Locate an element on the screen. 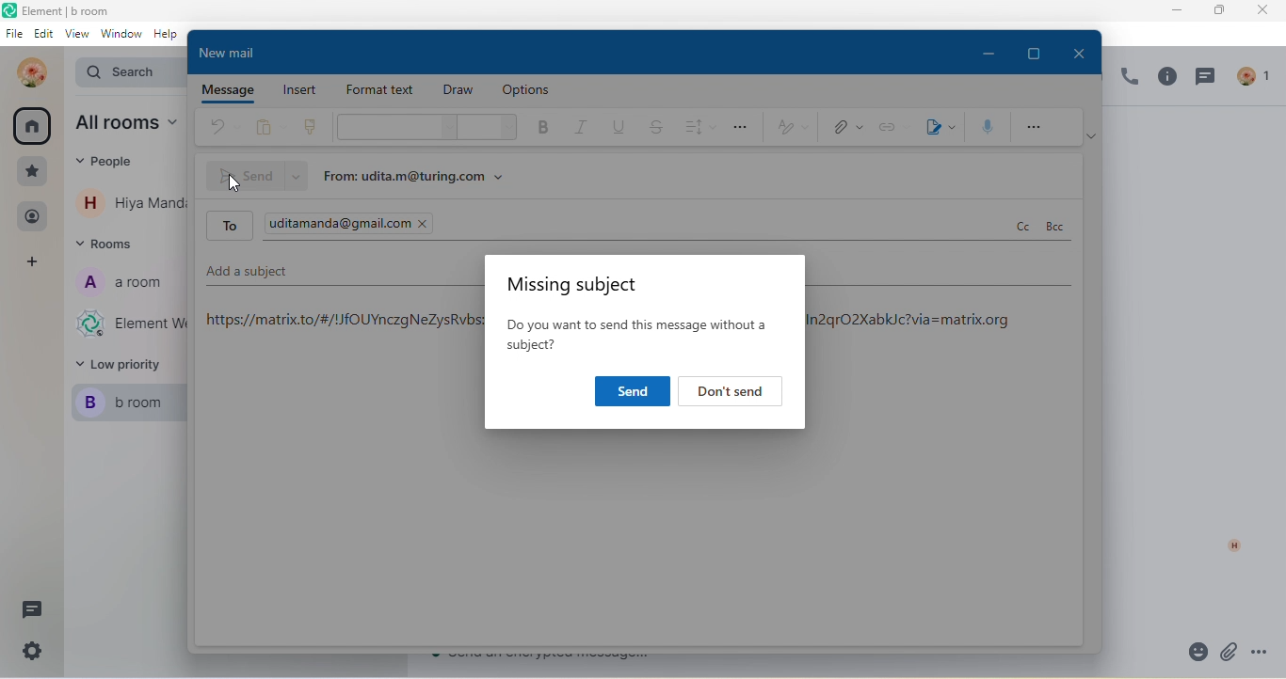  undo is located at coordinates (224, 128).